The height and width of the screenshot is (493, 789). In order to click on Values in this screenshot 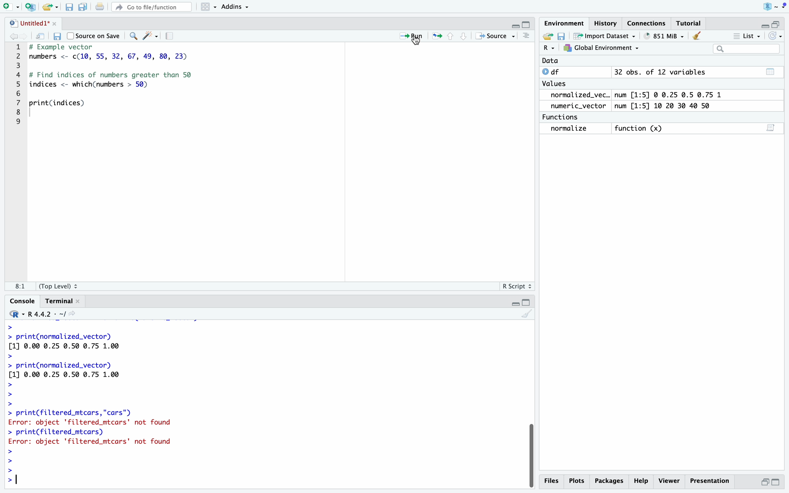, I will do `click(557, 84)`.